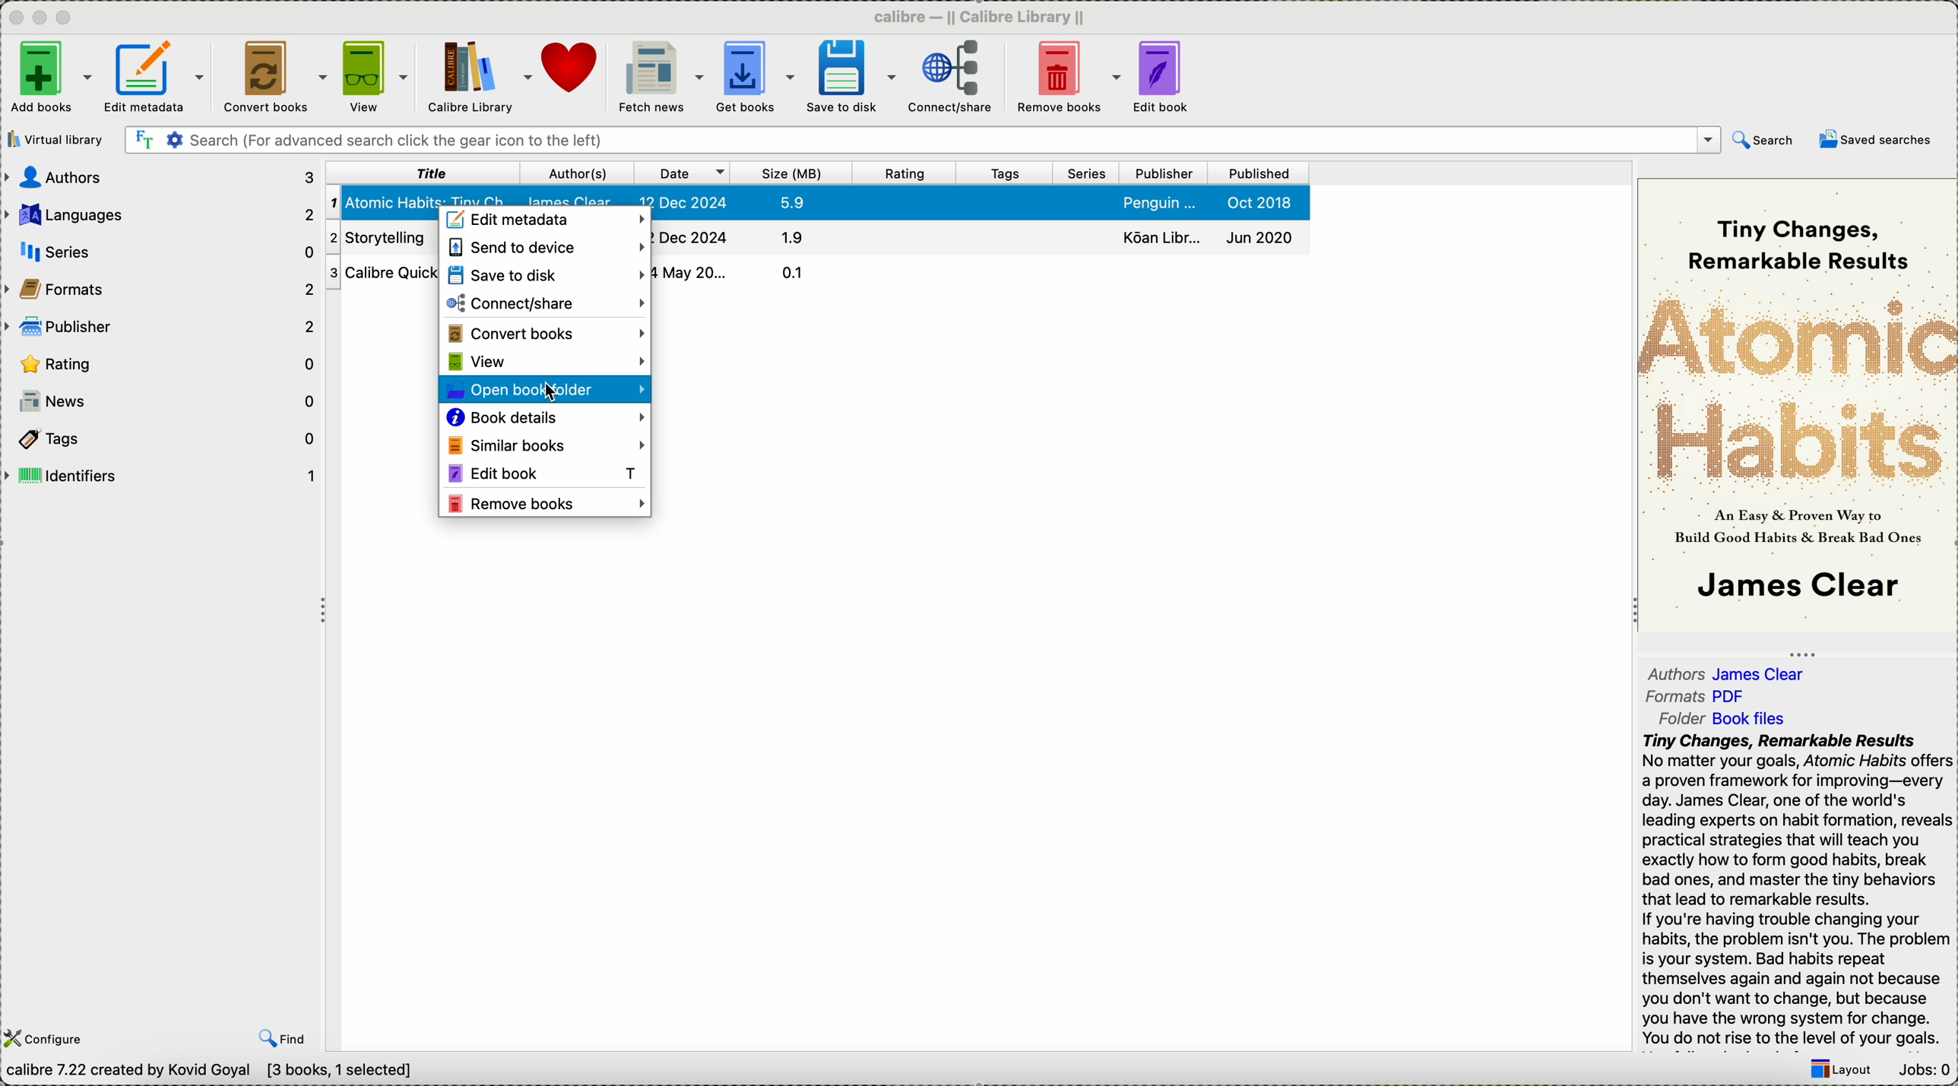 Image resolution: width=1958 pixels, height=1086 pixels. Describe the element at coordinates (384, 203) in the screenshot. I see `click on first book` at that location.